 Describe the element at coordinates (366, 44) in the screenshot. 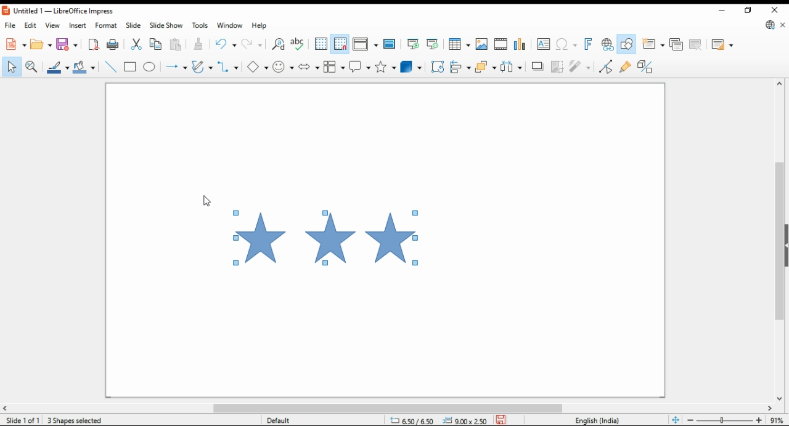

I see `display view` at that location.